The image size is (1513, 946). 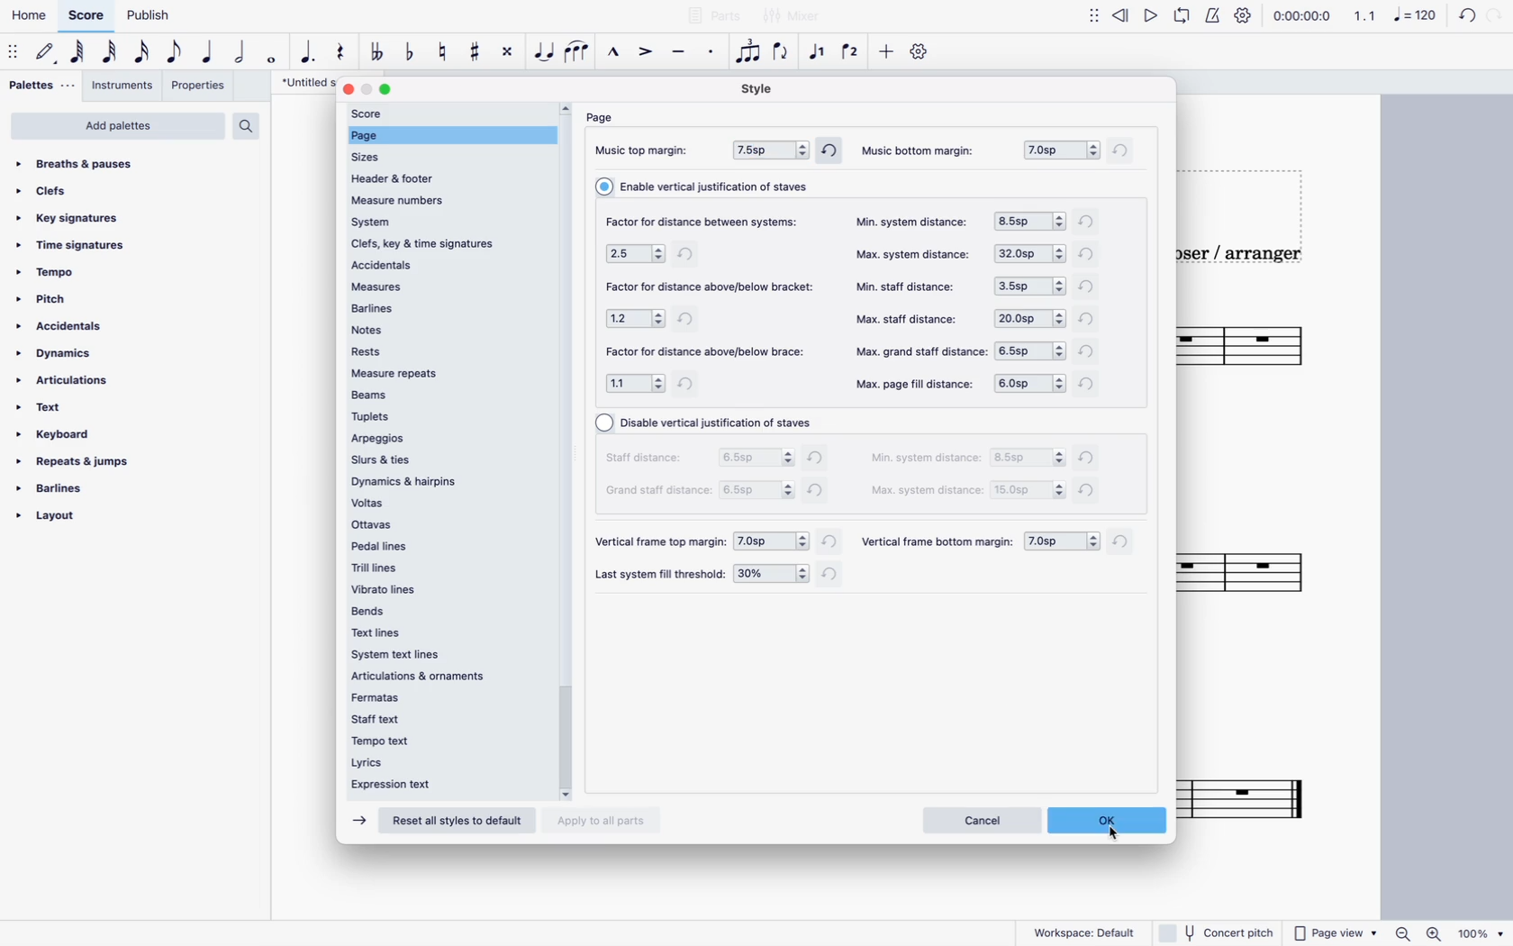 I want to click on min system distance, so click(x=926, y=459).